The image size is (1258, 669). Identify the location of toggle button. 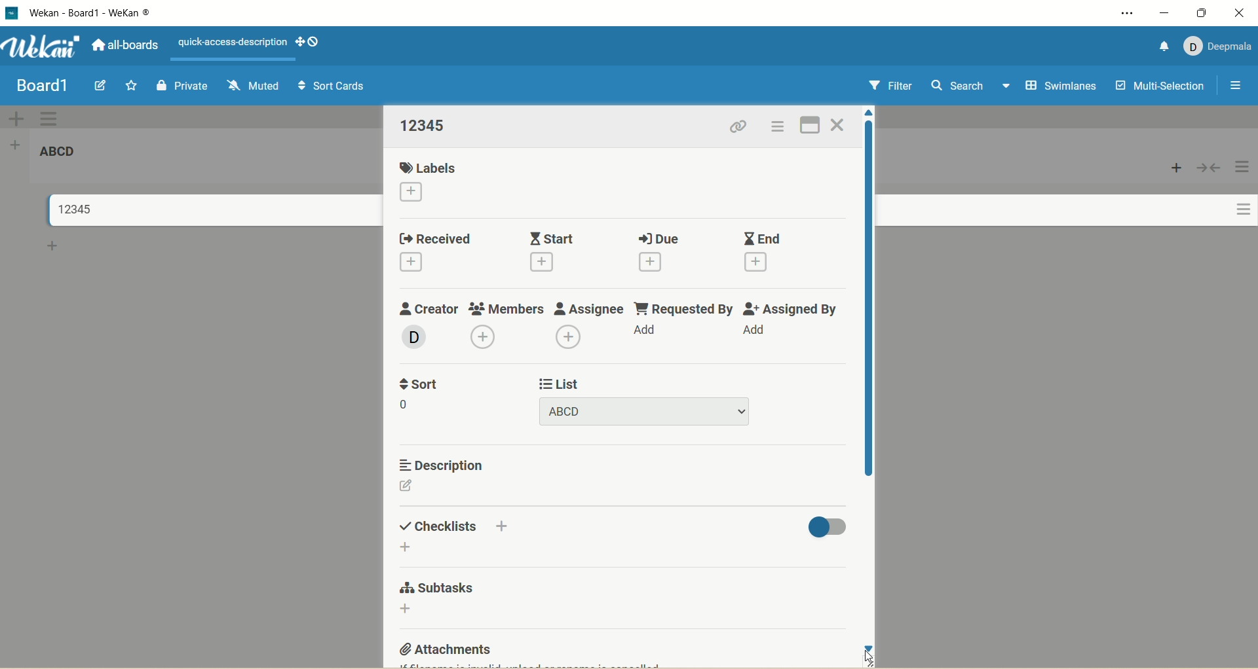
(826, 526).